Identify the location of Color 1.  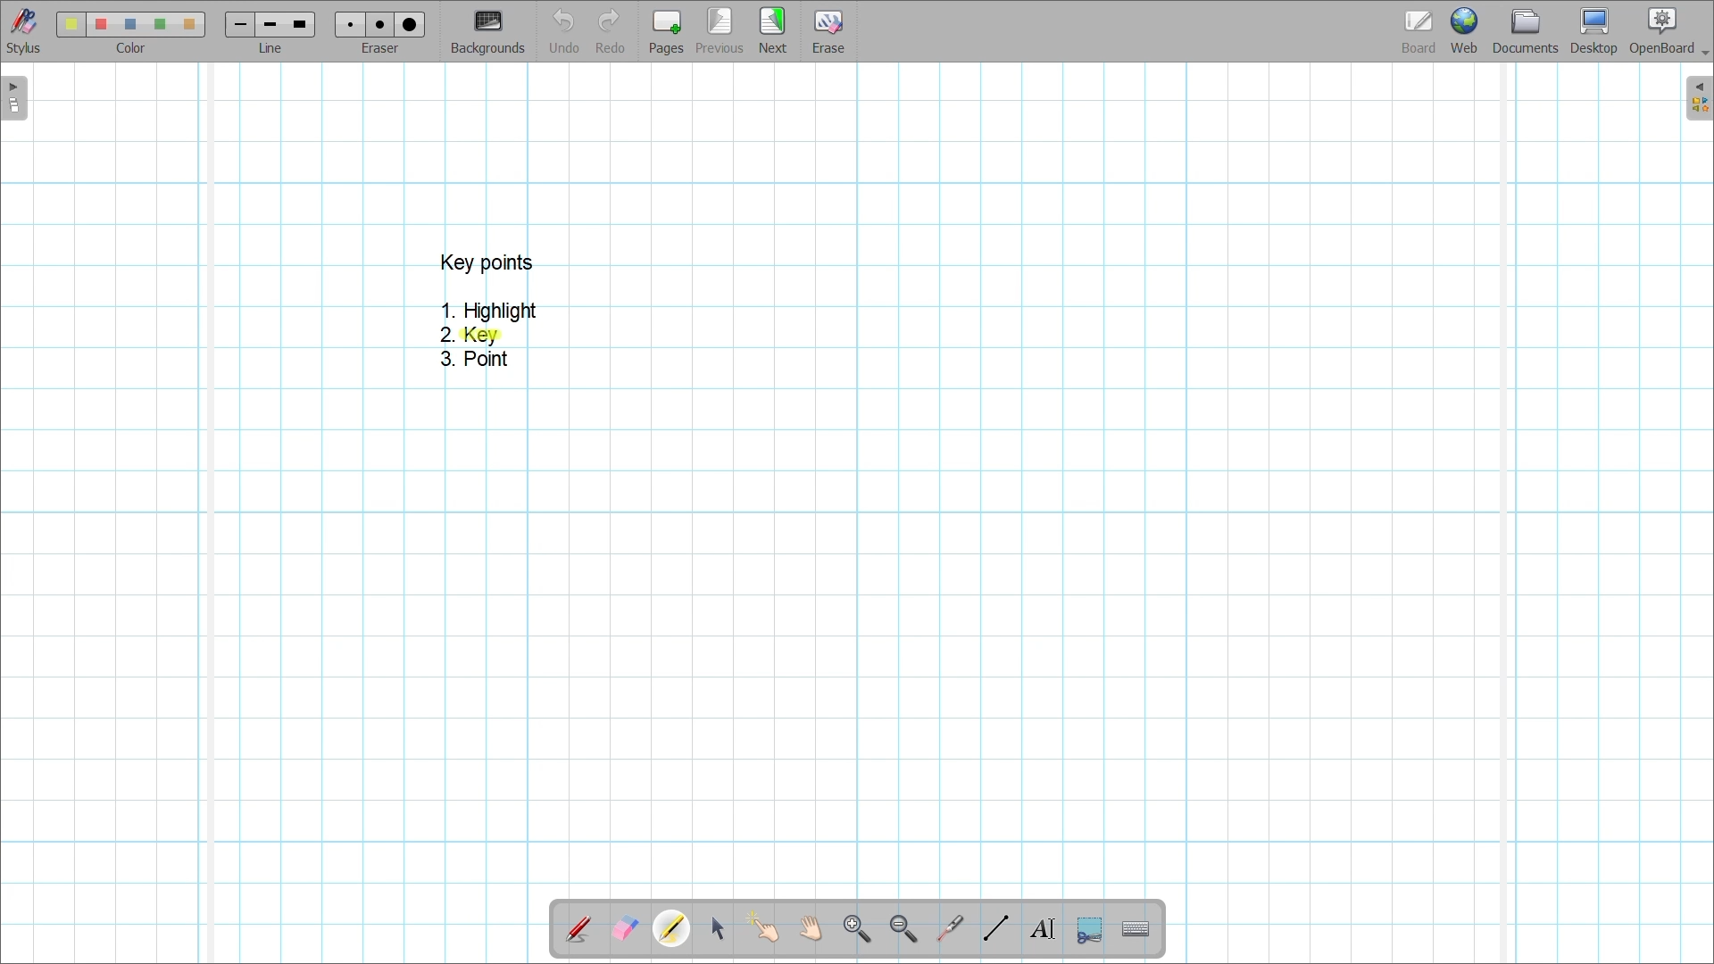
(71, 24).